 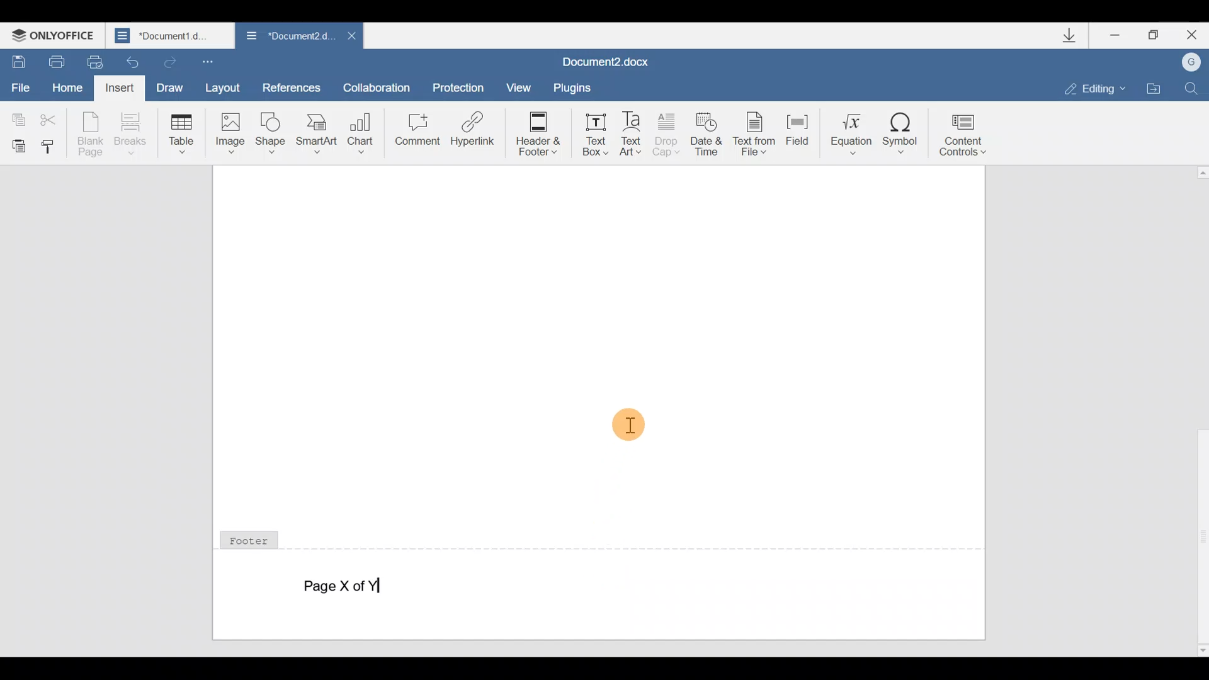 What do you see at coordinates (133, 61) in the screenshot?
I see `Undo` at bounding box center [133, 61].